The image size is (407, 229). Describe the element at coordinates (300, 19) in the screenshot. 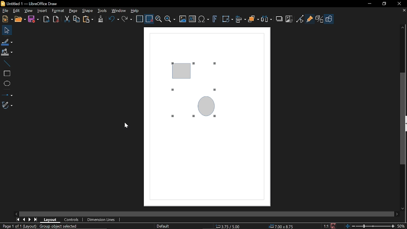

I see `Toggle point of view` at that location.